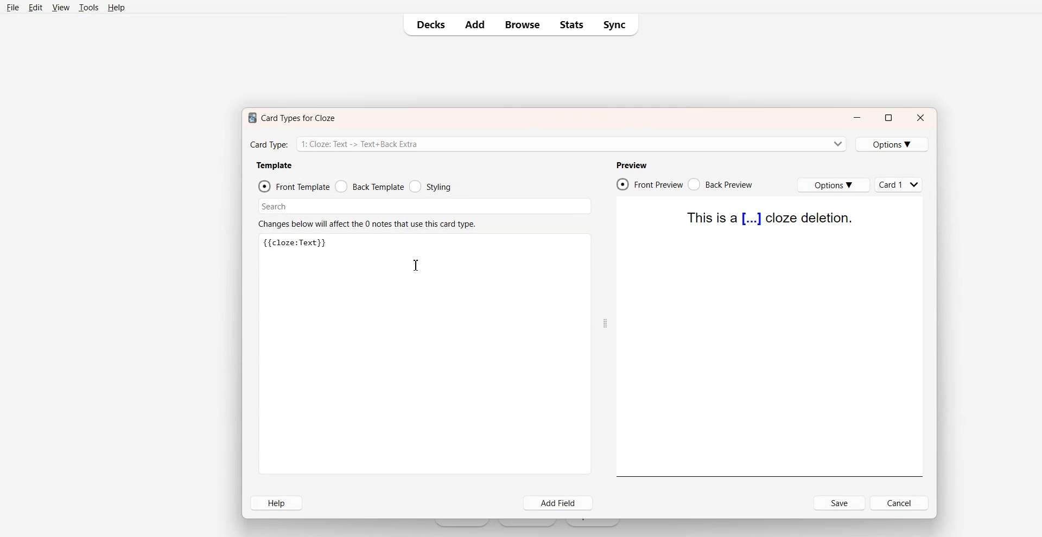 The height and width of the screenshot is (537, 1042). I want to click on Help, so click(276, 503).